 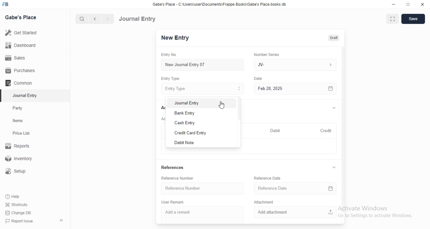 What do you see at coordinates (173, 202) in the screenshot?
I see `User Remark` at bounding box center [173, 202].